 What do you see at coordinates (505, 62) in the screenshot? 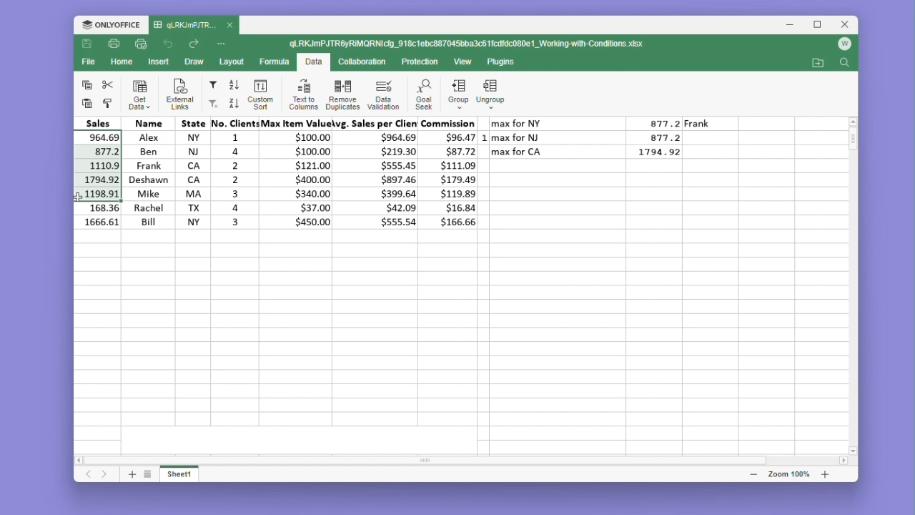
I see `Plugins ` at bounding box center [505, 62].